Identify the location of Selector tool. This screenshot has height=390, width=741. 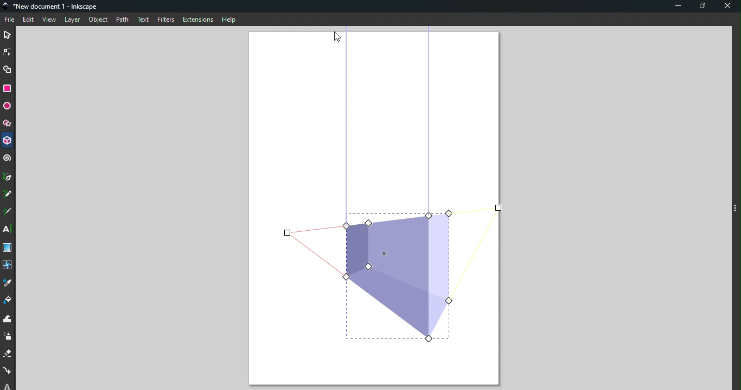
(9, 35).